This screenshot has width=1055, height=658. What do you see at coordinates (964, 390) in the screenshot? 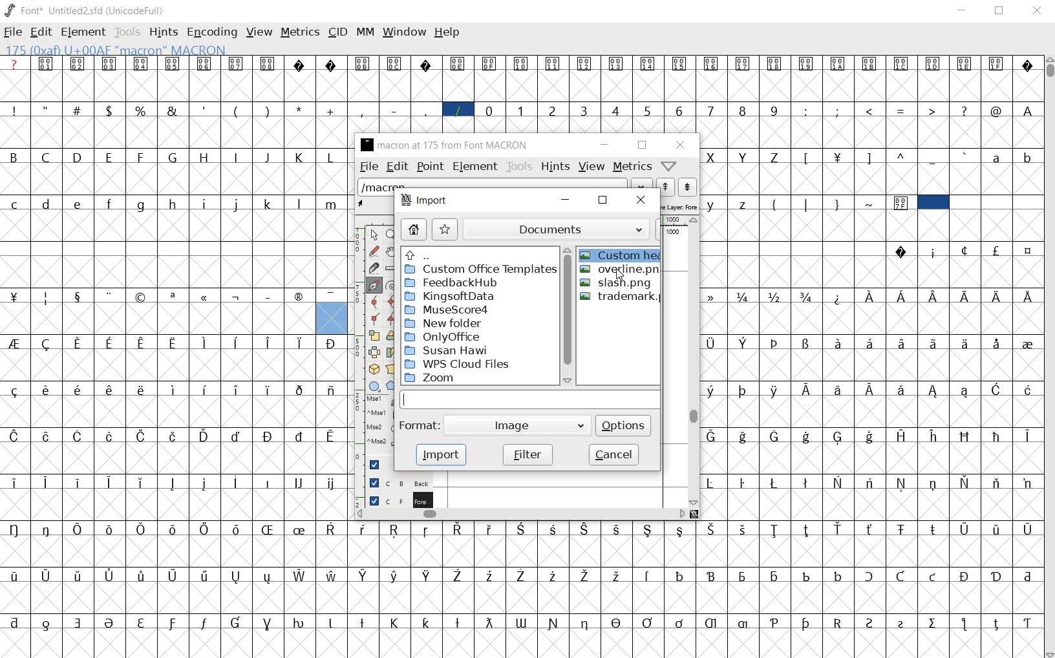
I see `Symbol` at bounding box center [964, 390].